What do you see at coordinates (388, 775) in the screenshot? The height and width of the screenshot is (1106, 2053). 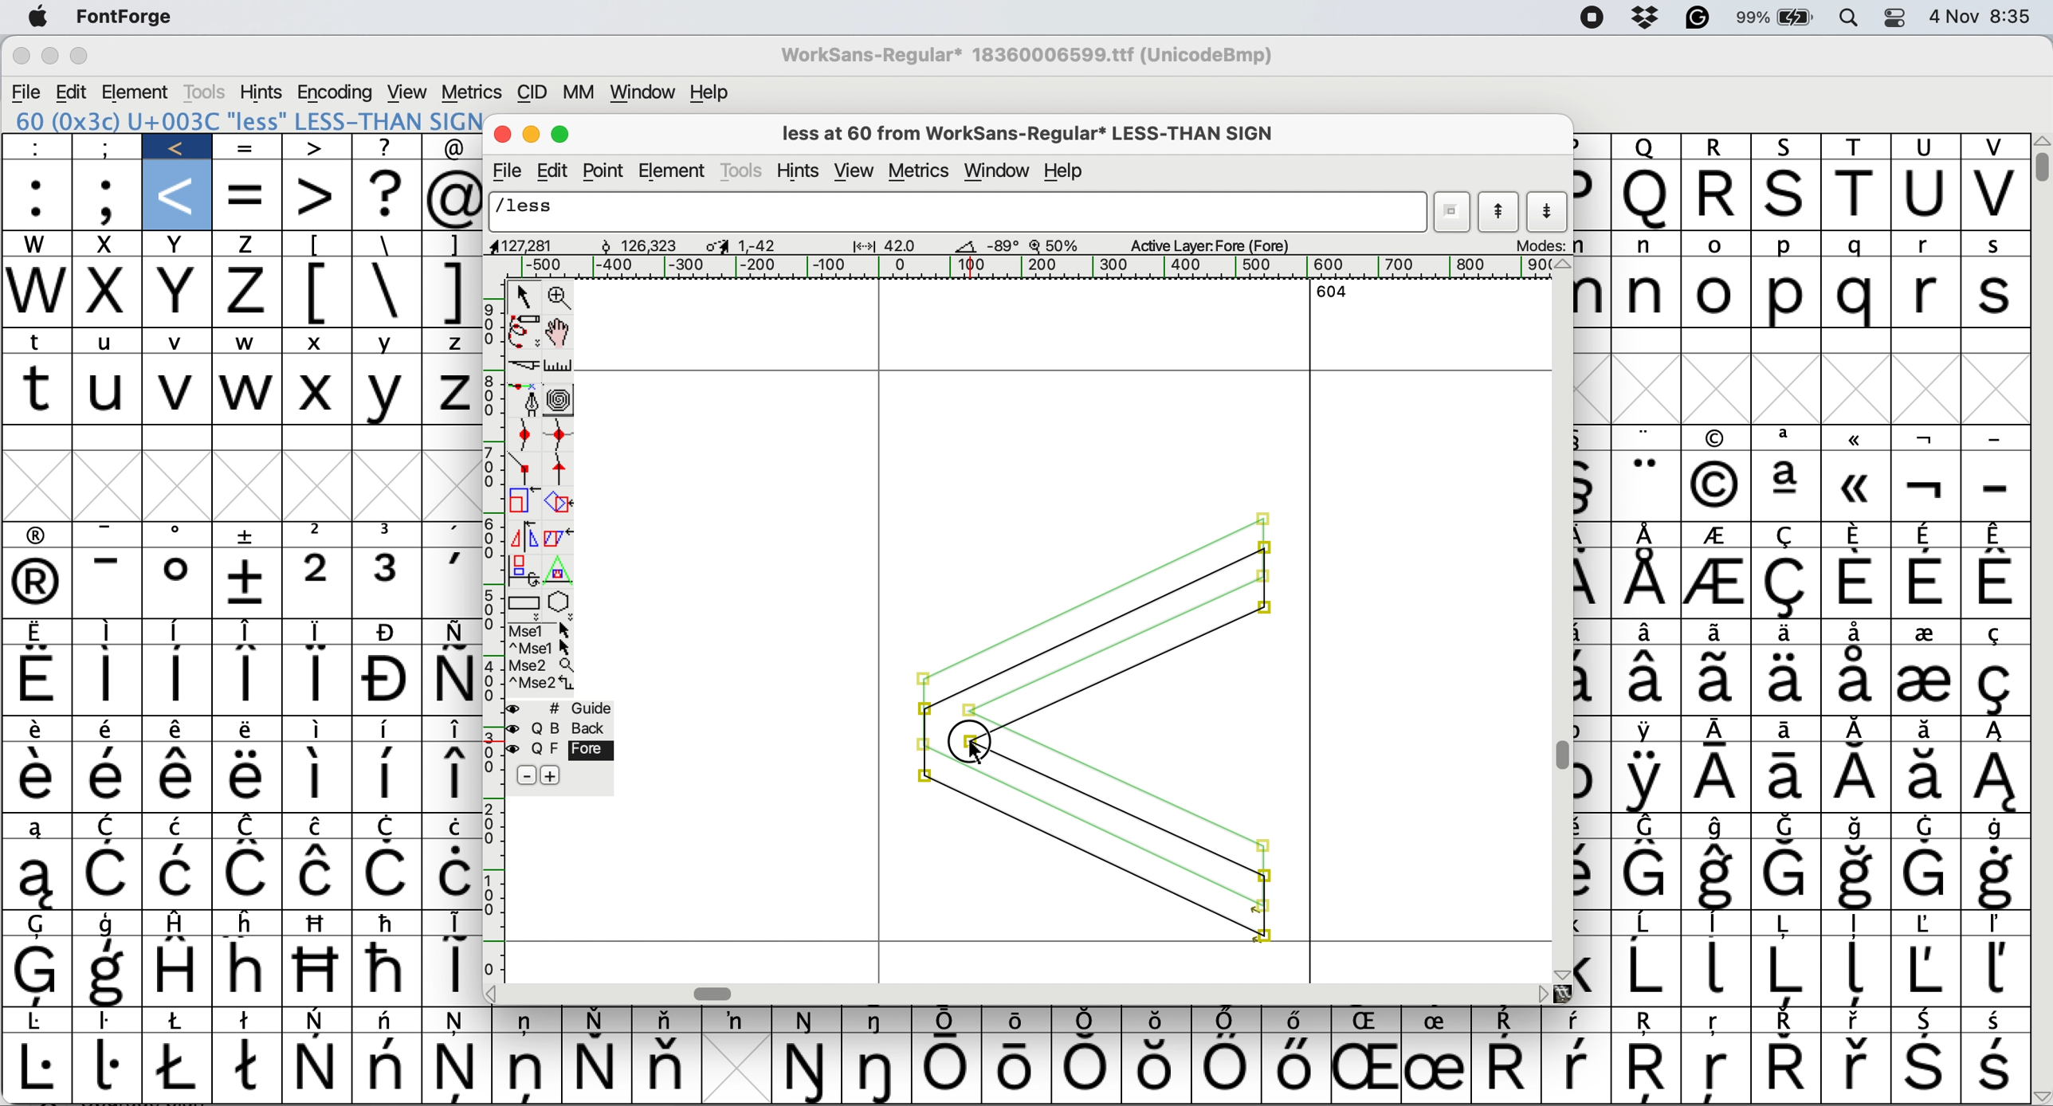 I see `Symbol` at bounding box center [388, 775].